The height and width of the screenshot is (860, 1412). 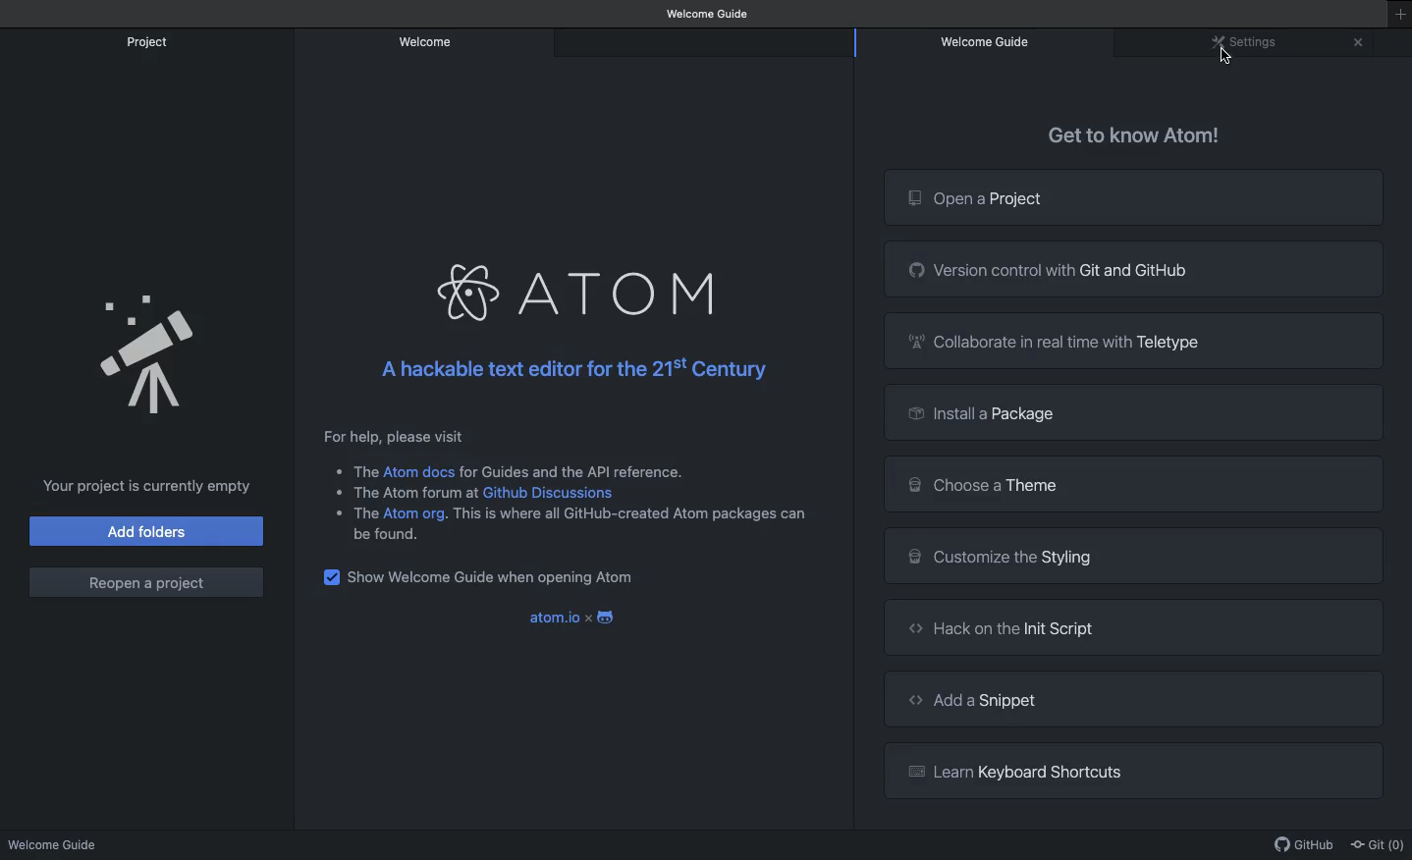 What do you see at coordinates (1134, 771) in the screenshot?
I see `Learn keyboard shortcuts` at bounding box center [1134, 771].